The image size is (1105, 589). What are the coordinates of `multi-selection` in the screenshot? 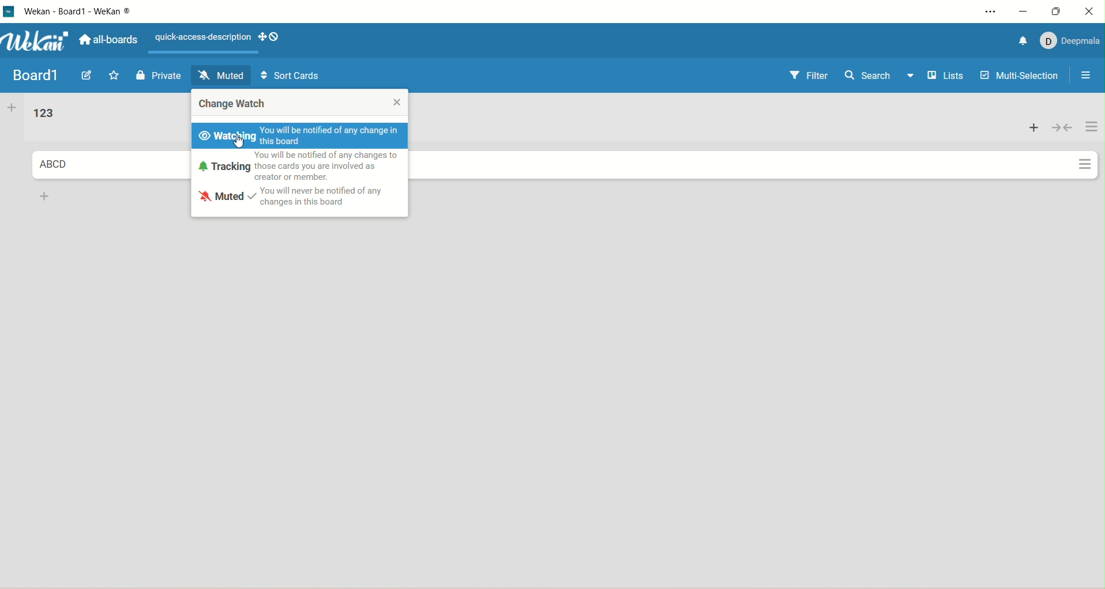 It's located at (1020, 77).